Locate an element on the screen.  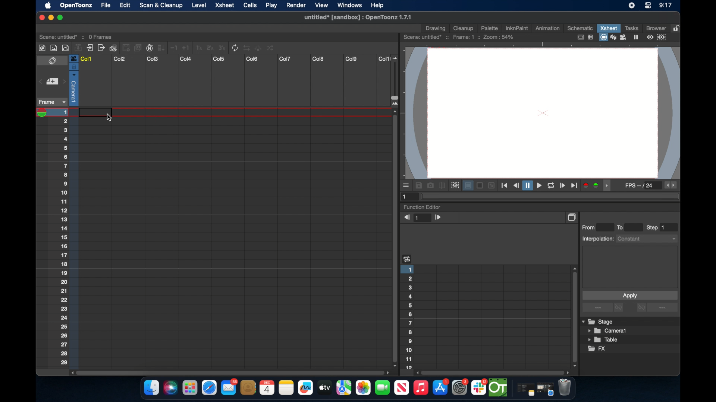
color channels is located at coordinates (591, 185).